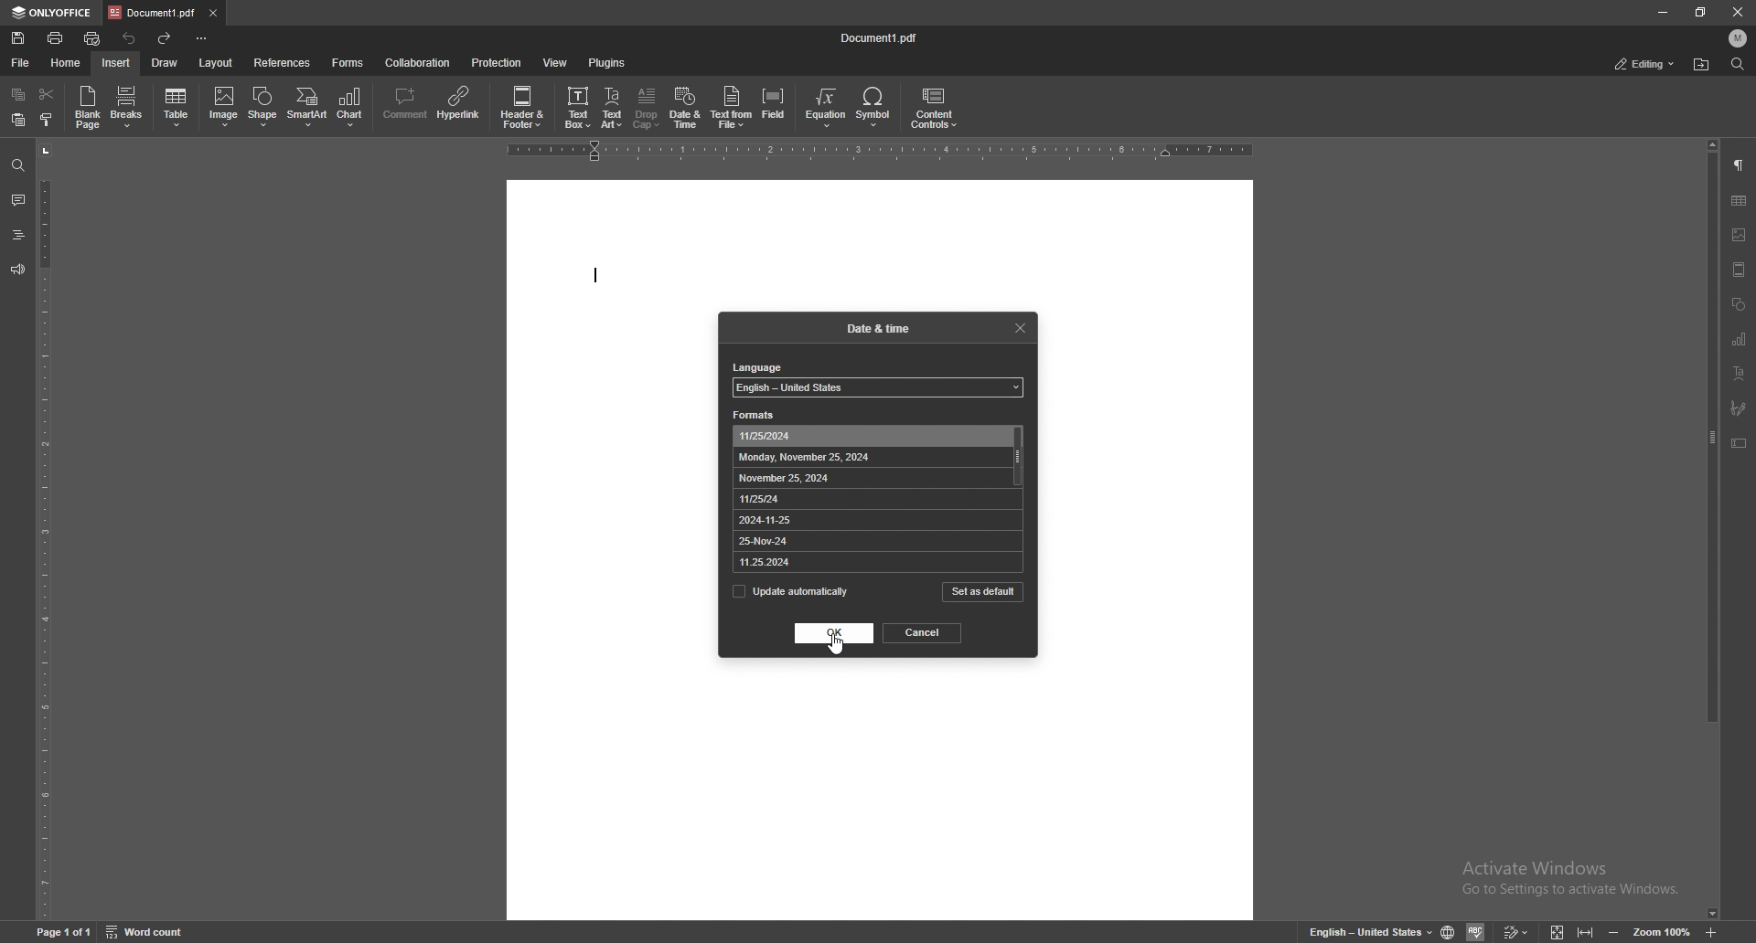 The height and width of the screenshot is (943, 1756). I want to click on text align, so click(1740, 373).